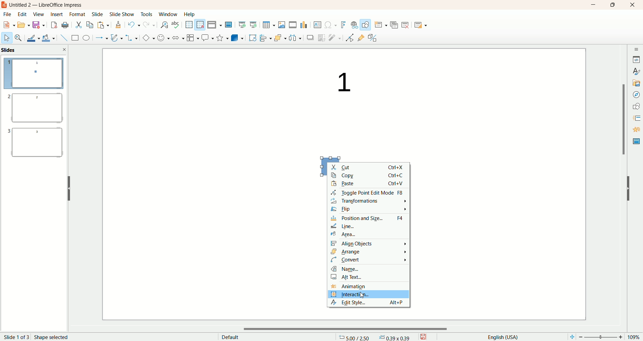 The height and width of the screenshot is (341, 643). Describe the element at coordinates (322, 37) in the screenshot. I see `crop image` at that location.